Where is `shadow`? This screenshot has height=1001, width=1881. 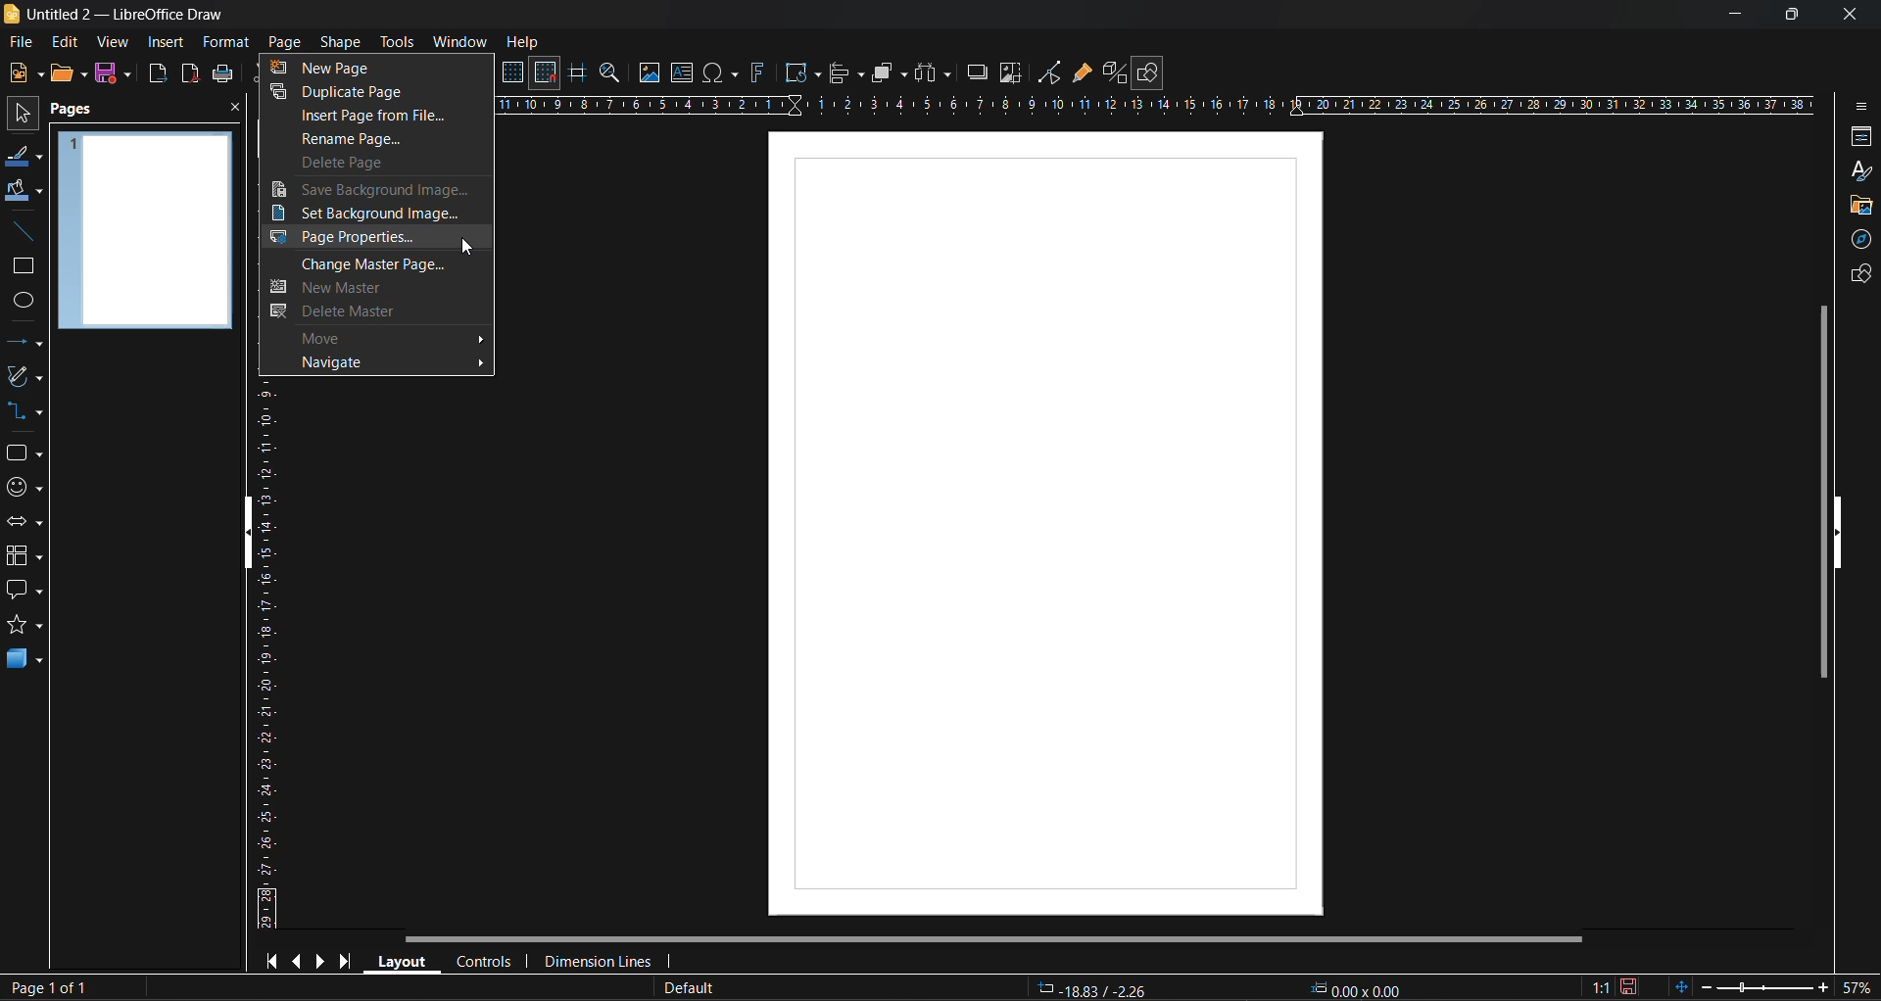
shadow is located at coordinates (977, 71).